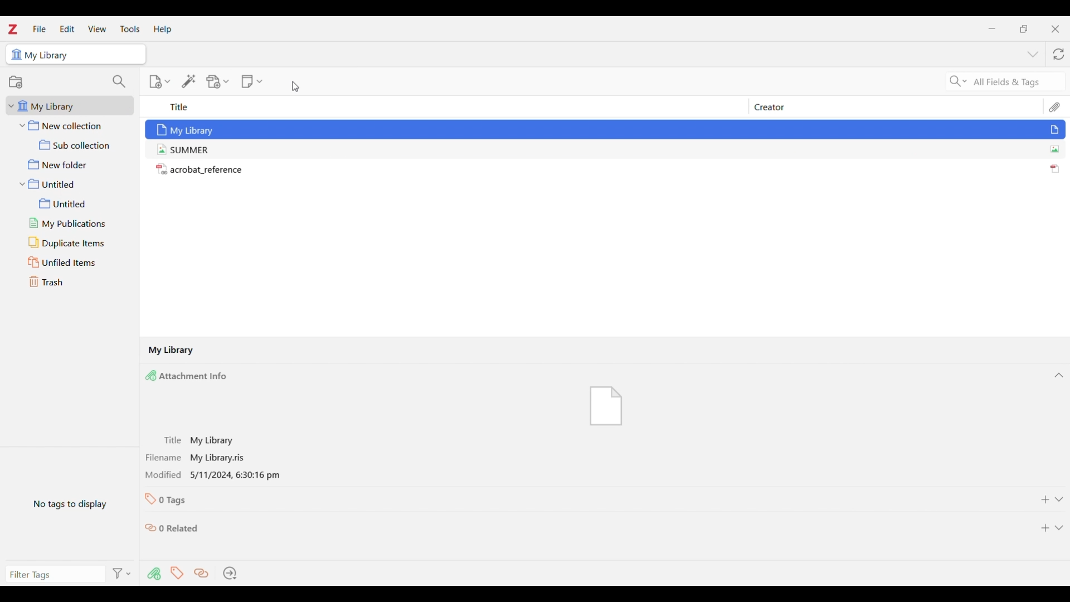  What do you see at coordinates (216, 84) in the screenshot?
I see `Add attachment` at bounding box center [216, 84].